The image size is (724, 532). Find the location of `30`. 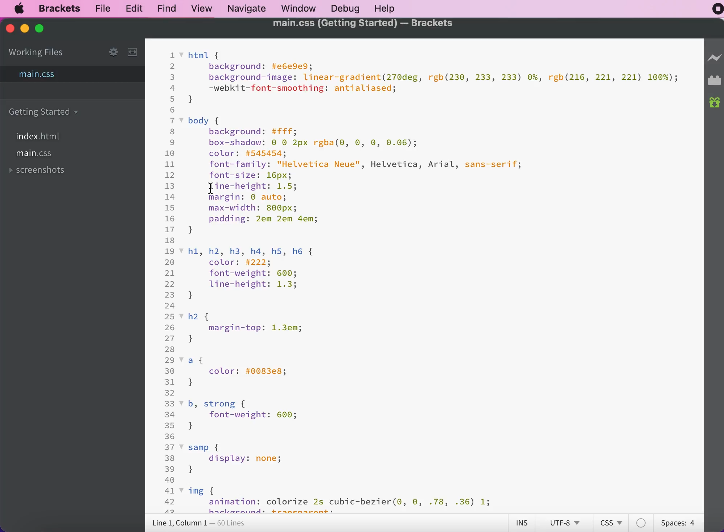

30 is located at coordinates (170, 371).